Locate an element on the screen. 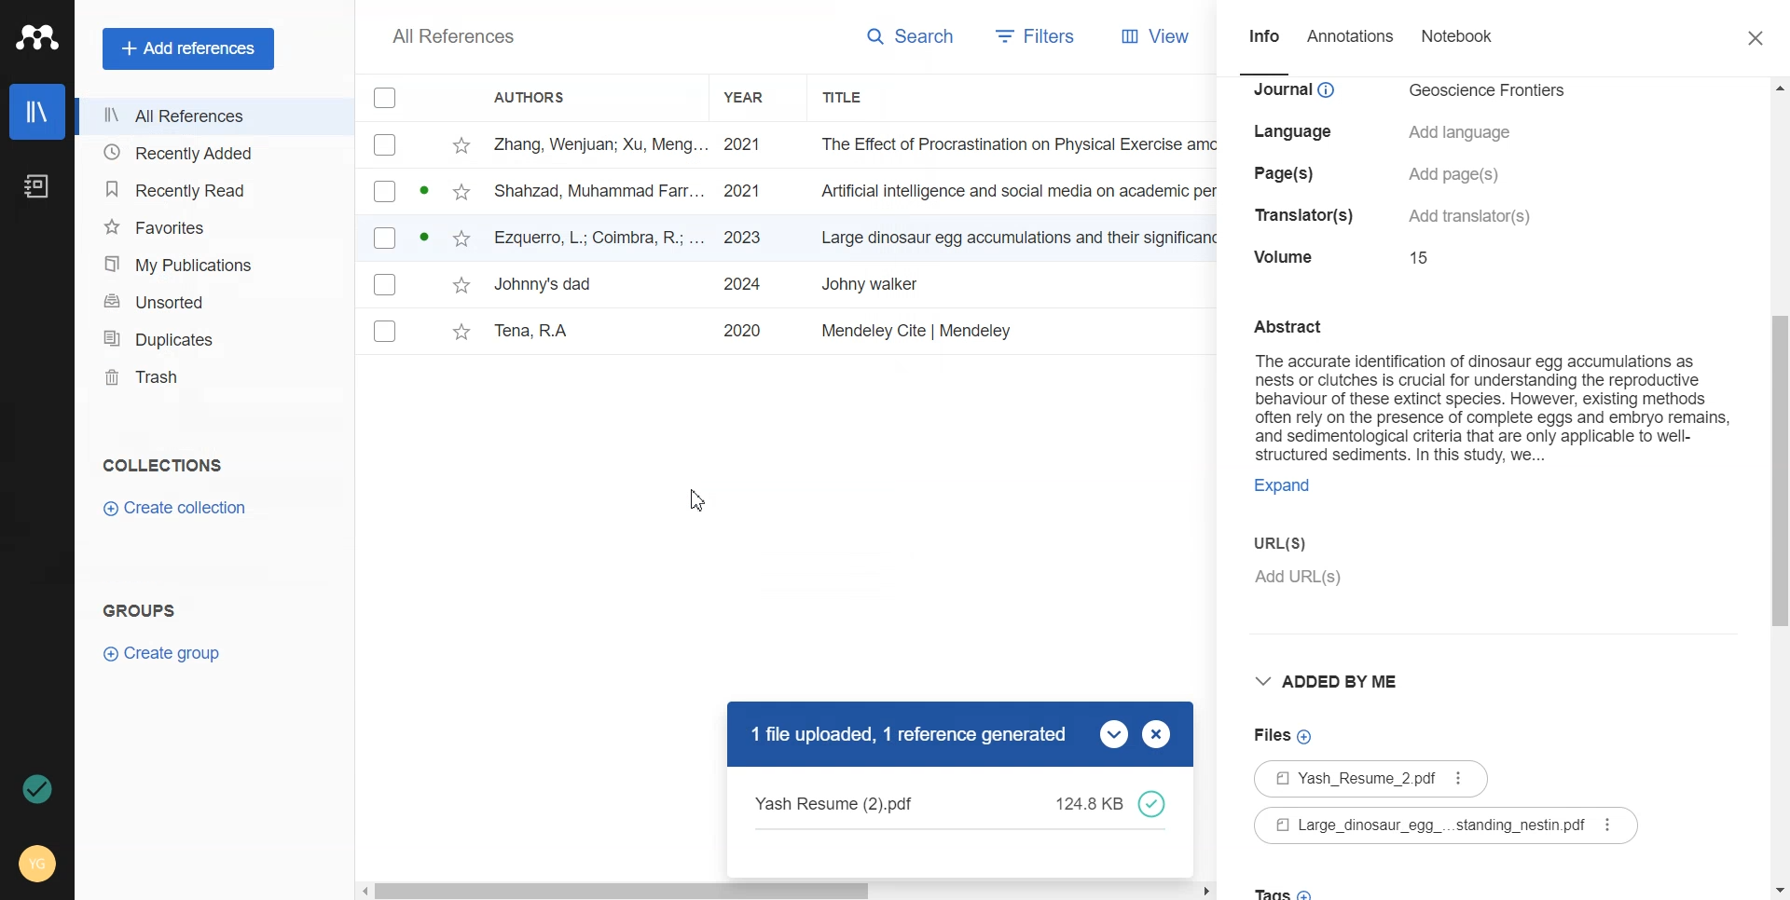 Image resolution: width=1790 pixels, height=900 pixels. Collection is located at coordinates (162, 464).